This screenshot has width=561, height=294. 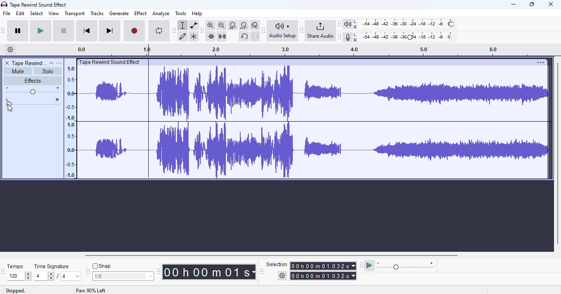 I want to click on maximize, so click(x=531, y=5).